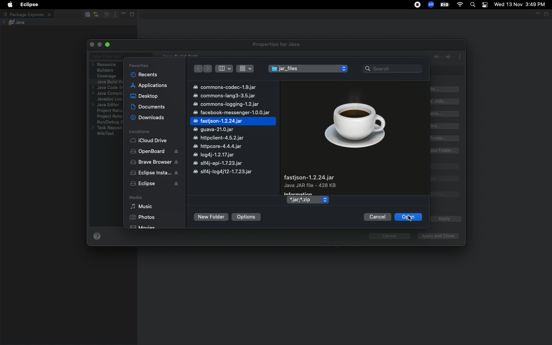 The image size is (552, 345). What do you see at coordinates (302, 70) in the screenshot?
I see `JAR files` at bounding box center [302, 70].